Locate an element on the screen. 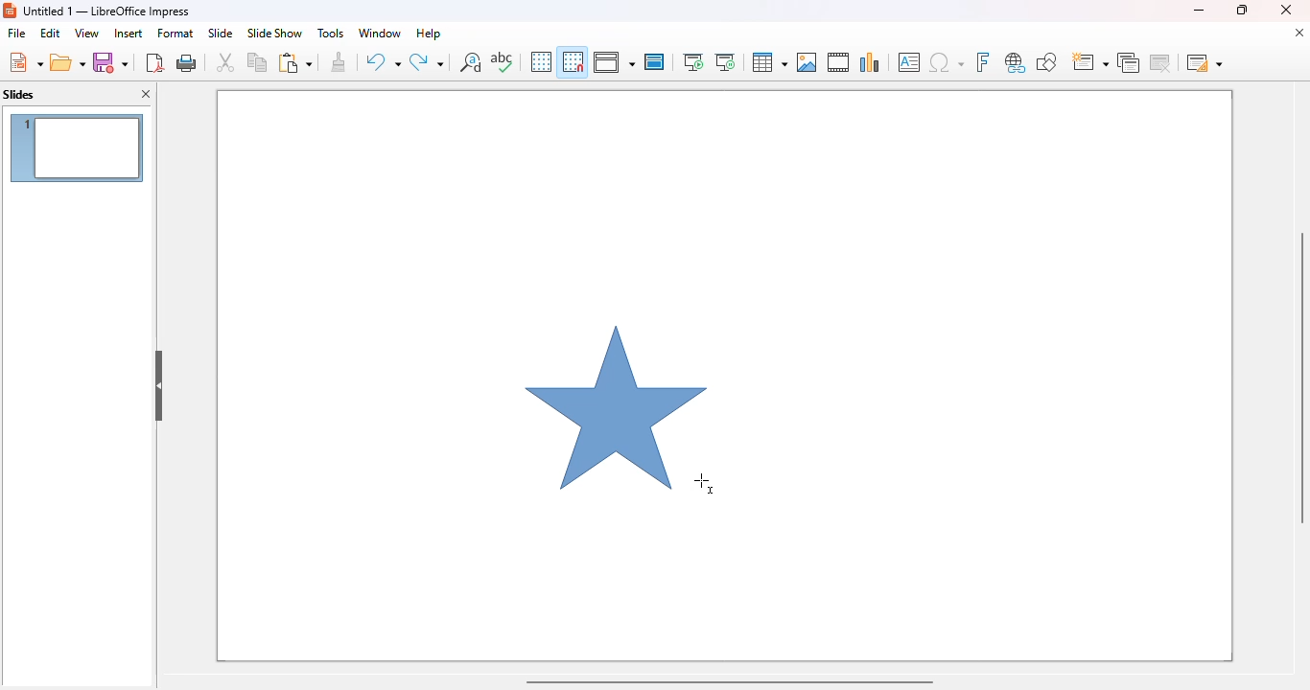 This screenshot has width=1310, height=690. show draw functions is located at coordinates (1045, 61).